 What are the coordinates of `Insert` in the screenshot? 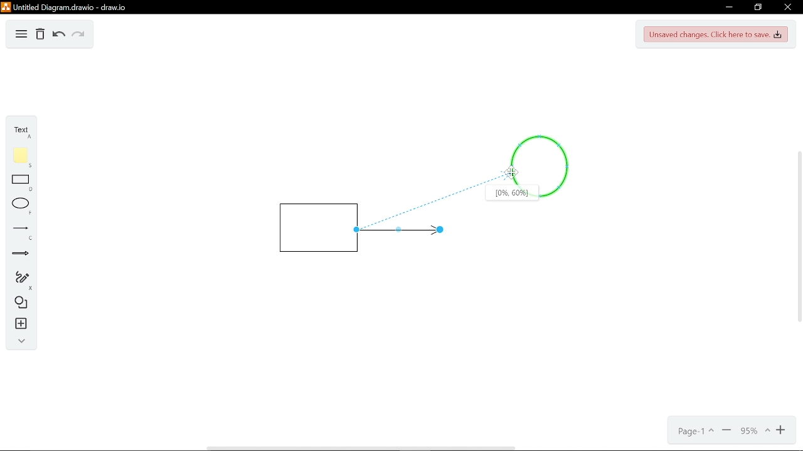 It's located at (18, 324).